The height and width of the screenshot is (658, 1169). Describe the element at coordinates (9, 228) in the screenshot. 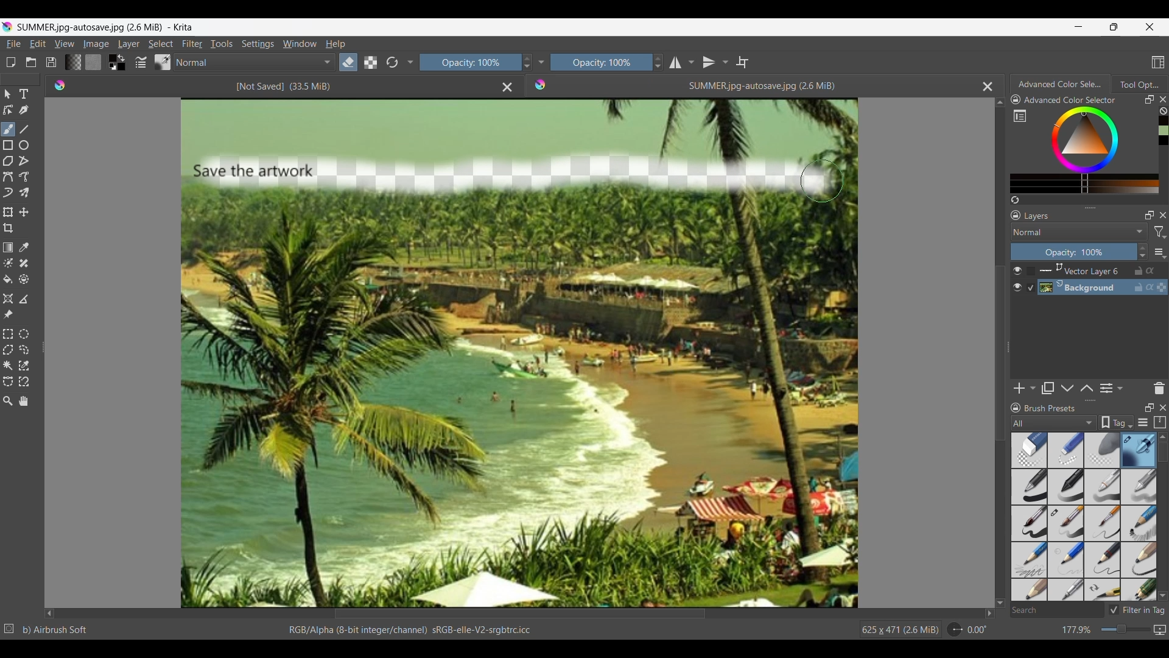

I see `Crop tool` at that location.